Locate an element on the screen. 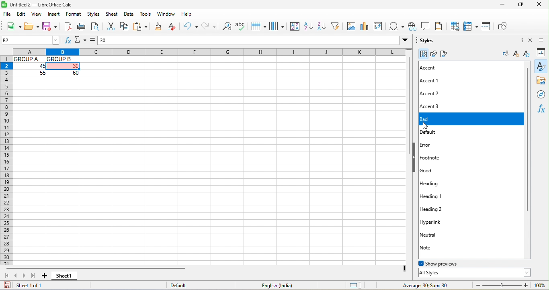  sort ascending is located at coordinates (309, 27).